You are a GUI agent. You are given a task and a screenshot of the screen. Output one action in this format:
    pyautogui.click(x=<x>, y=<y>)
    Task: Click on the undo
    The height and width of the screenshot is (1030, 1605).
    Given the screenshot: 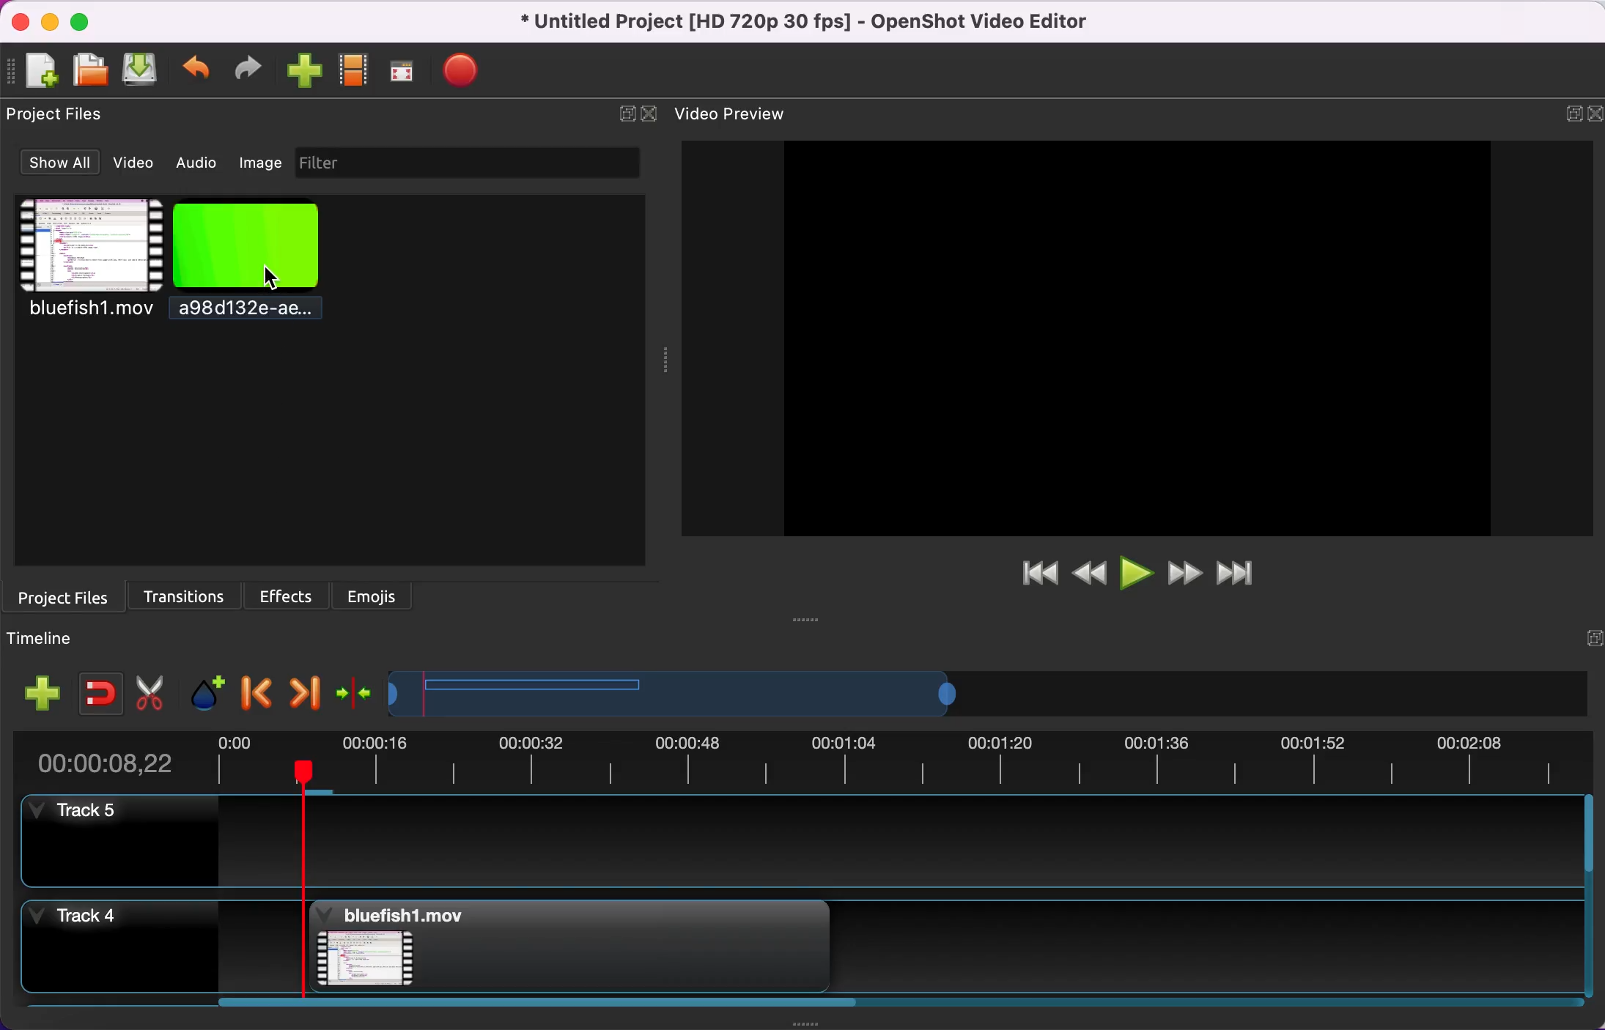 What is the action you would take?
    pyautogui.click(x=193, y=70)
    